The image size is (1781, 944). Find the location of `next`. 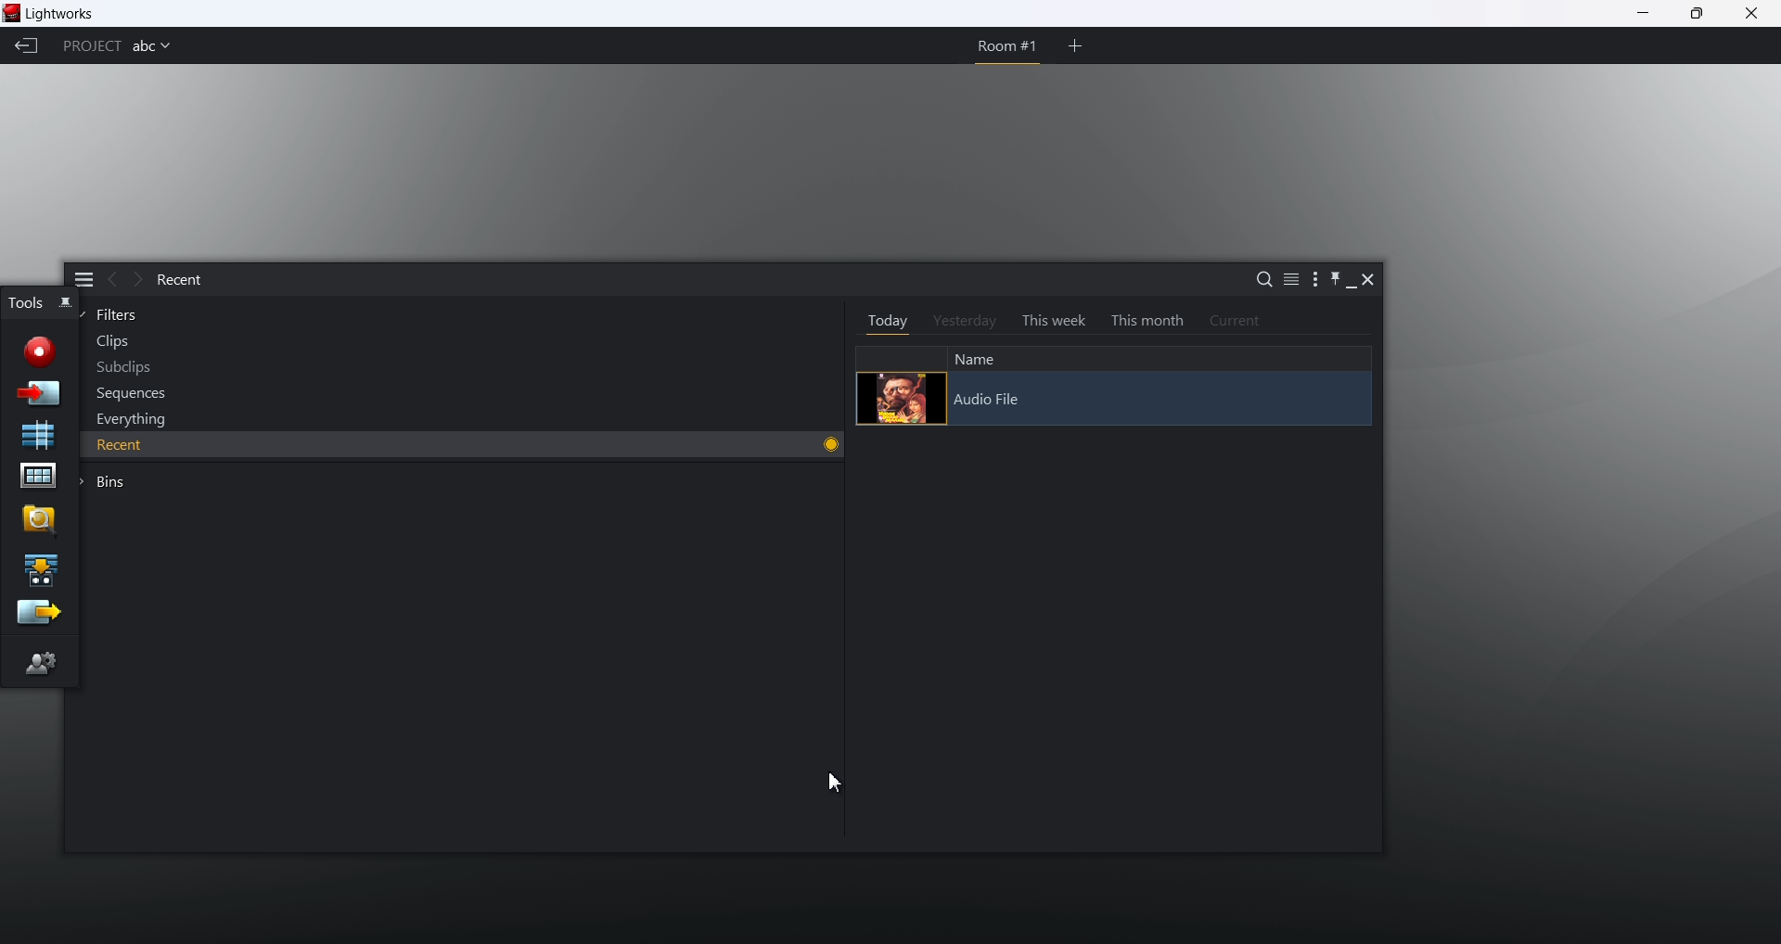

next is located at coordinates (135, 280).